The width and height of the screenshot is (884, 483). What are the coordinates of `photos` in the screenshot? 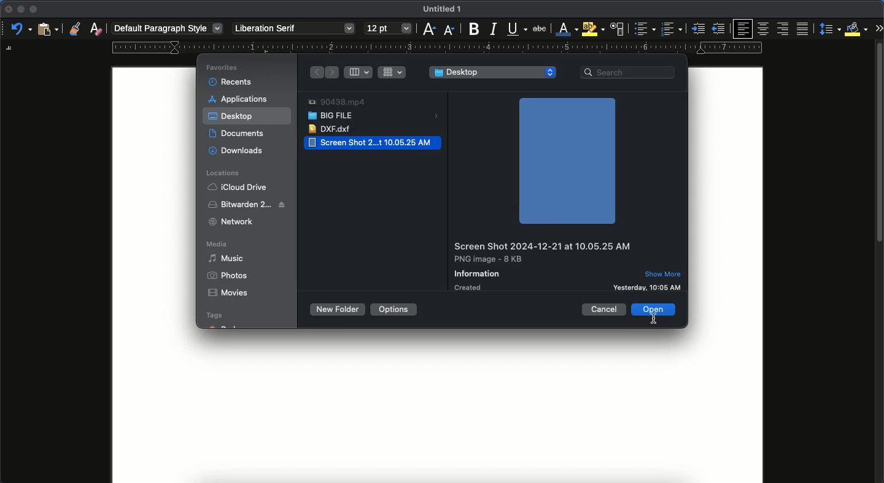 It's located at (228, 276).